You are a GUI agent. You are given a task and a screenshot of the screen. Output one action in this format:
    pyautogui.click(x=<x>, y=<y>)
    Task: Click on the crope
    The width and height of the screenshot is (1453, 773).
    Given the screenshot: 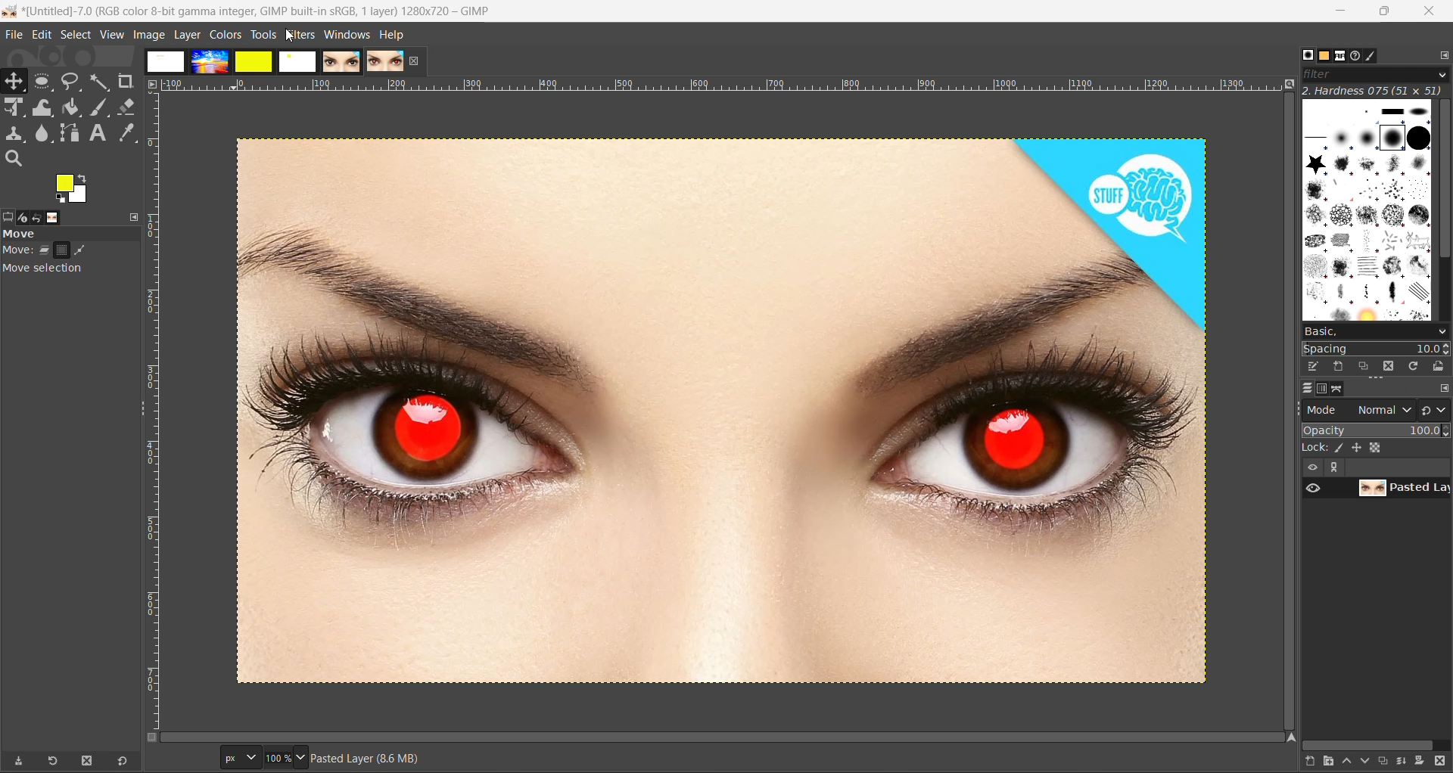 What is the action you would take?
    pyautogui.click(x=124, y=81)
    